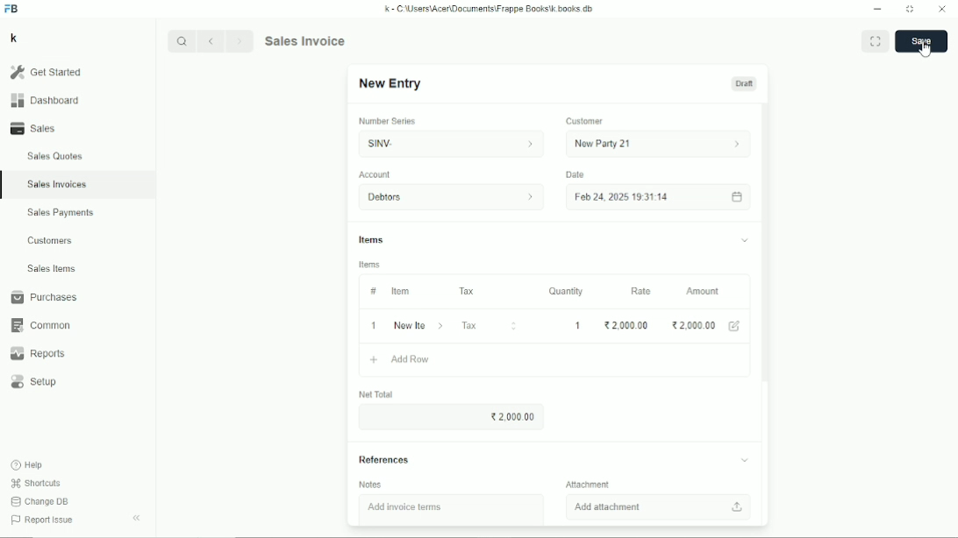 The image size is (958, 538). I want to click on Date, so click(575, 174).